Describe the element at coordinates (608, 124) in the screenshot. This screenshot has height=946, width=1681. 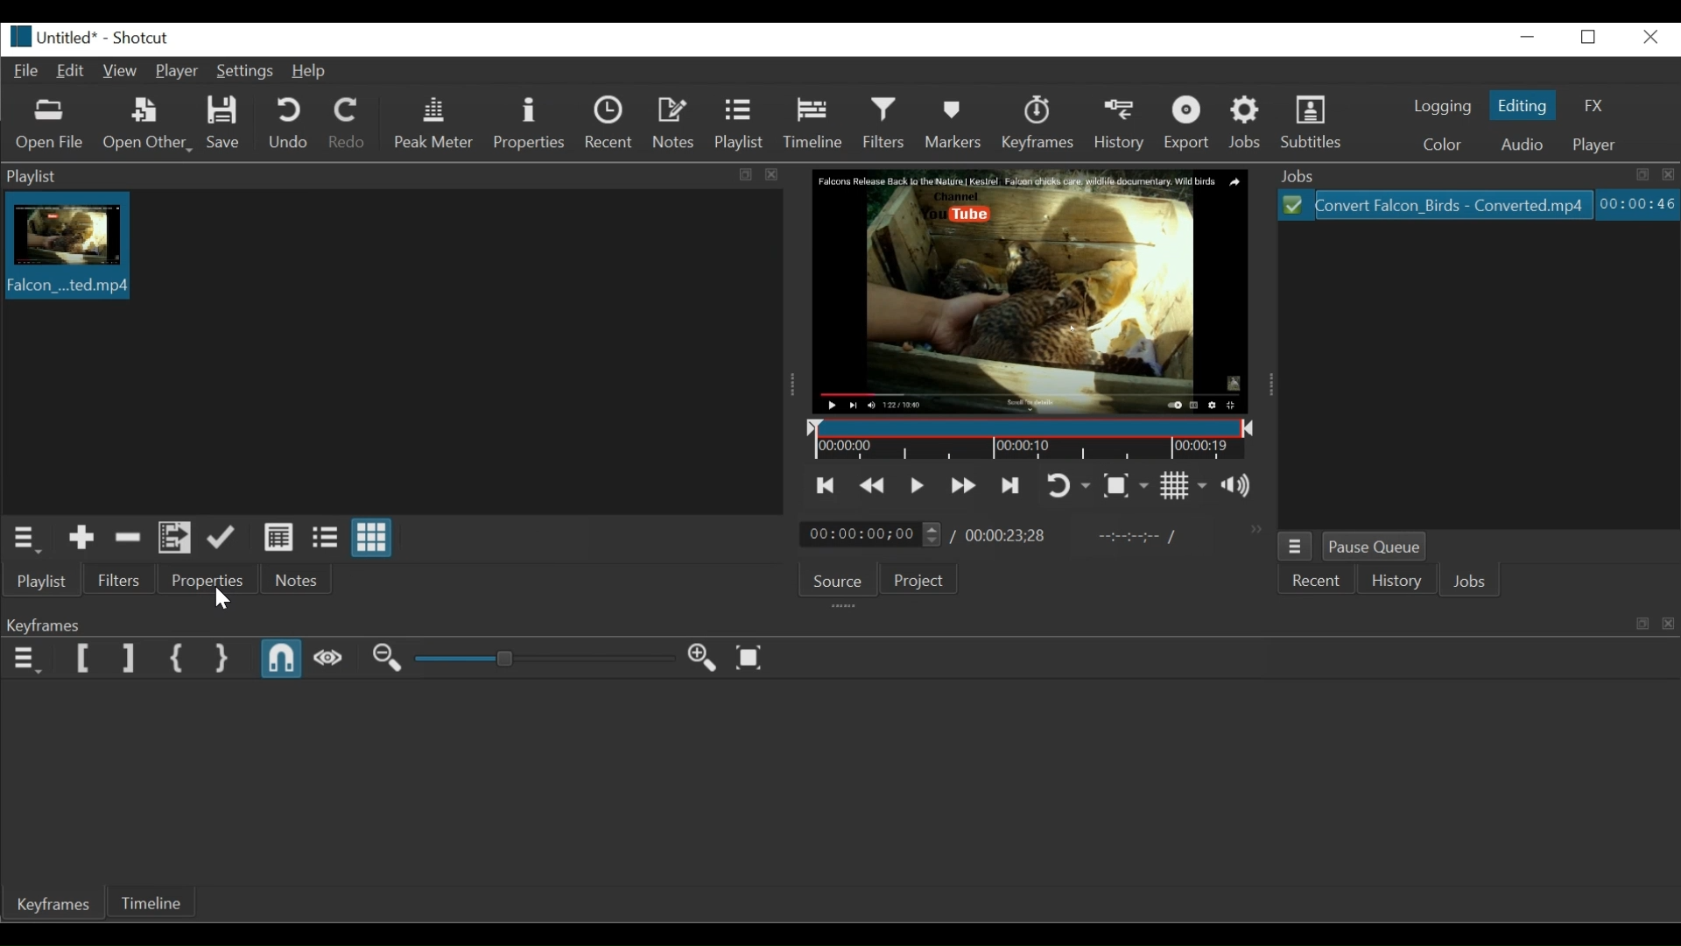
I see `Recent` at that location.